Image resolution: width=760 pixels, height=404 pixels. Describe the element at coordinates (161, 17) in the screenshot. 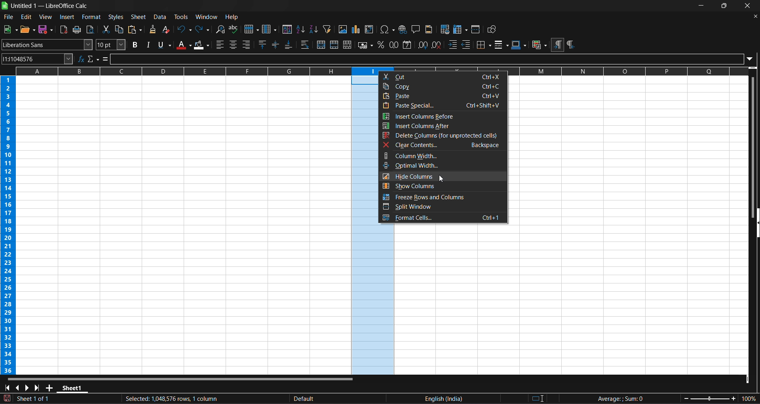

I see `data` at that location.